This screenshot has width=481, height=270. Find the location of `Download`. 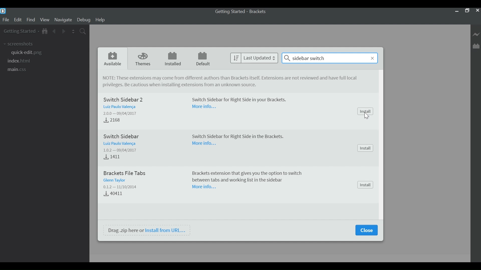

Download is located at coordinates (115, 193).